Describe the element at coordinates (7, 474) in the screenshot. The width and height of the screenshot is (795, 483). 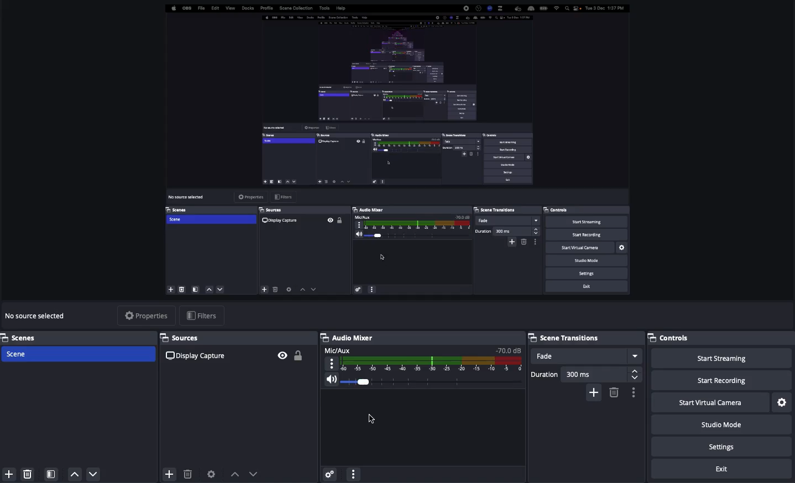
I see `Add` at that location.